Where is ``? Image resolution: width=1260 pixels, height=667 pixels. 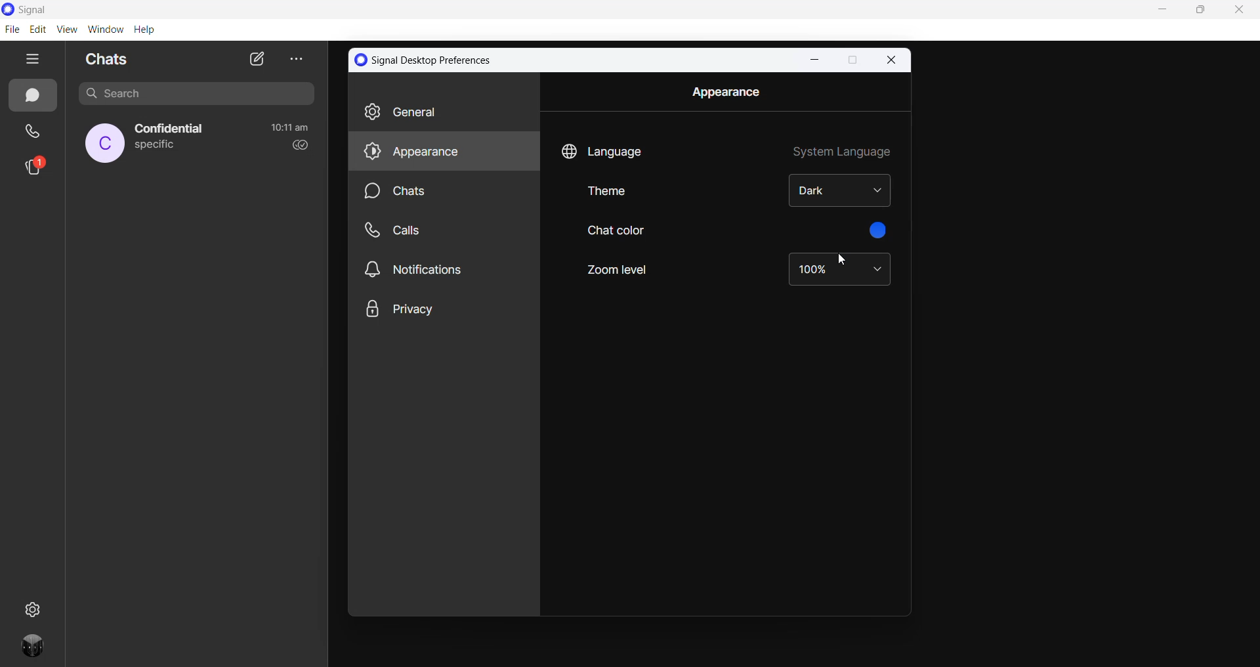
 is located at coordinates (443, 269).